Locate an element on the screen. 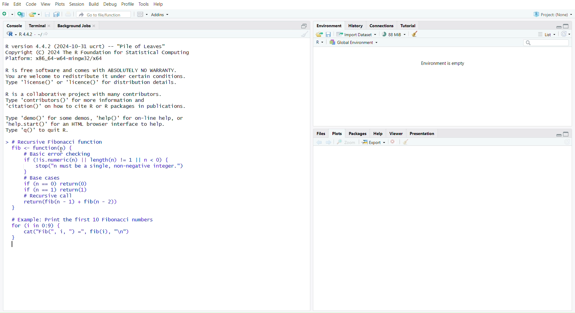  refresh all plot is located at coordinates (564, 142).